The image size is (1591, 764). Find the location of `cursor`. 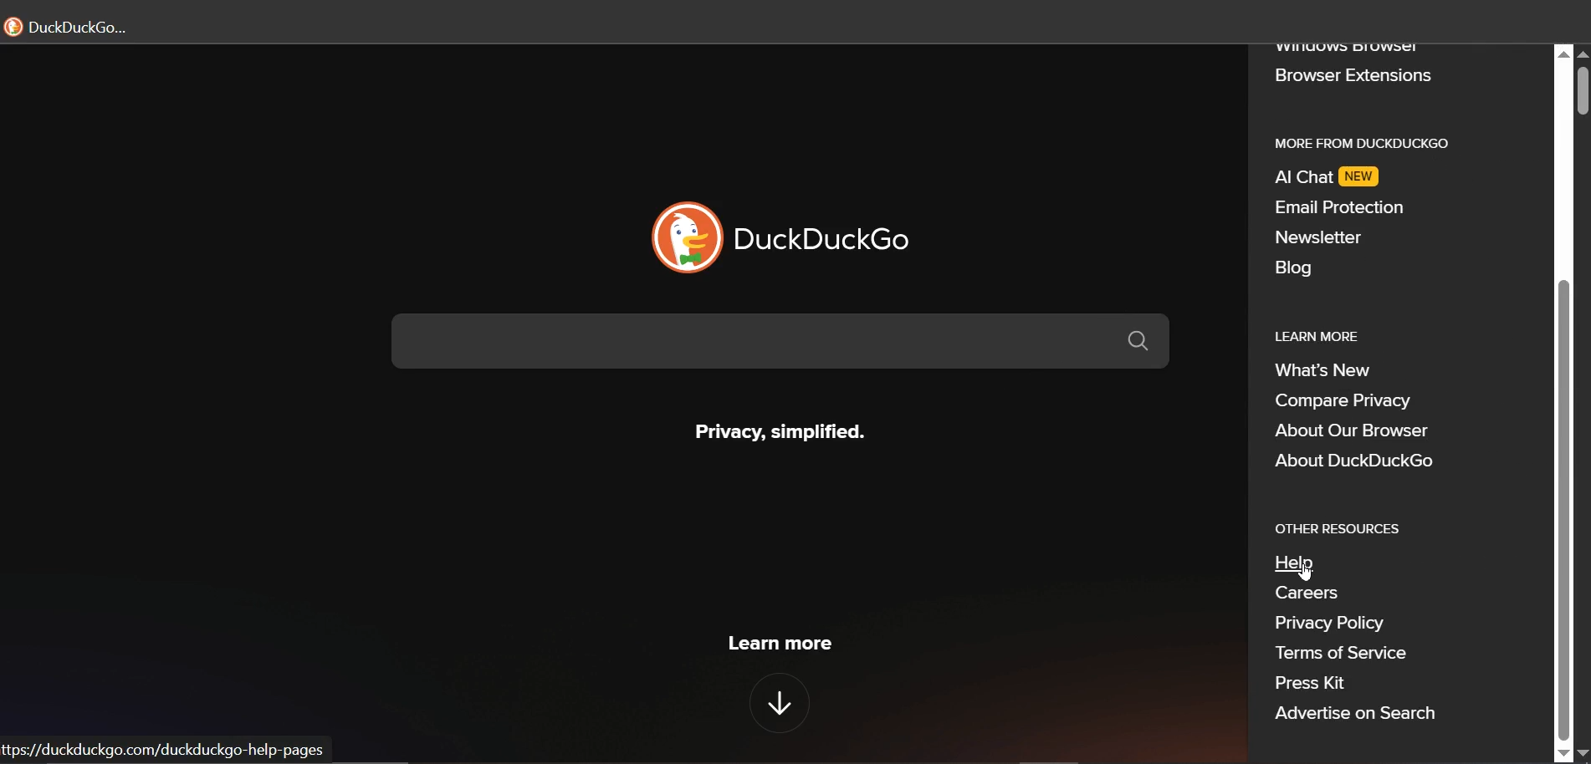

cursor is located at coordinates (1302, 572).